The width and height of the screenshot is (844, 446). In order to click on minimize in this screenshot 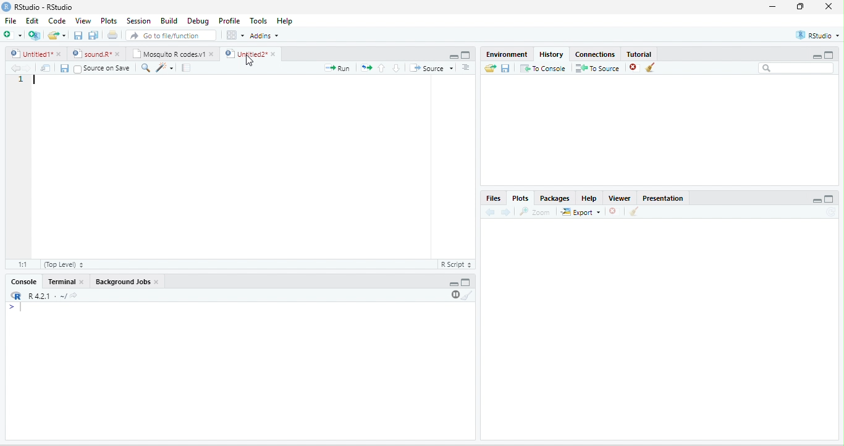, I will do `click(454, 284)`.